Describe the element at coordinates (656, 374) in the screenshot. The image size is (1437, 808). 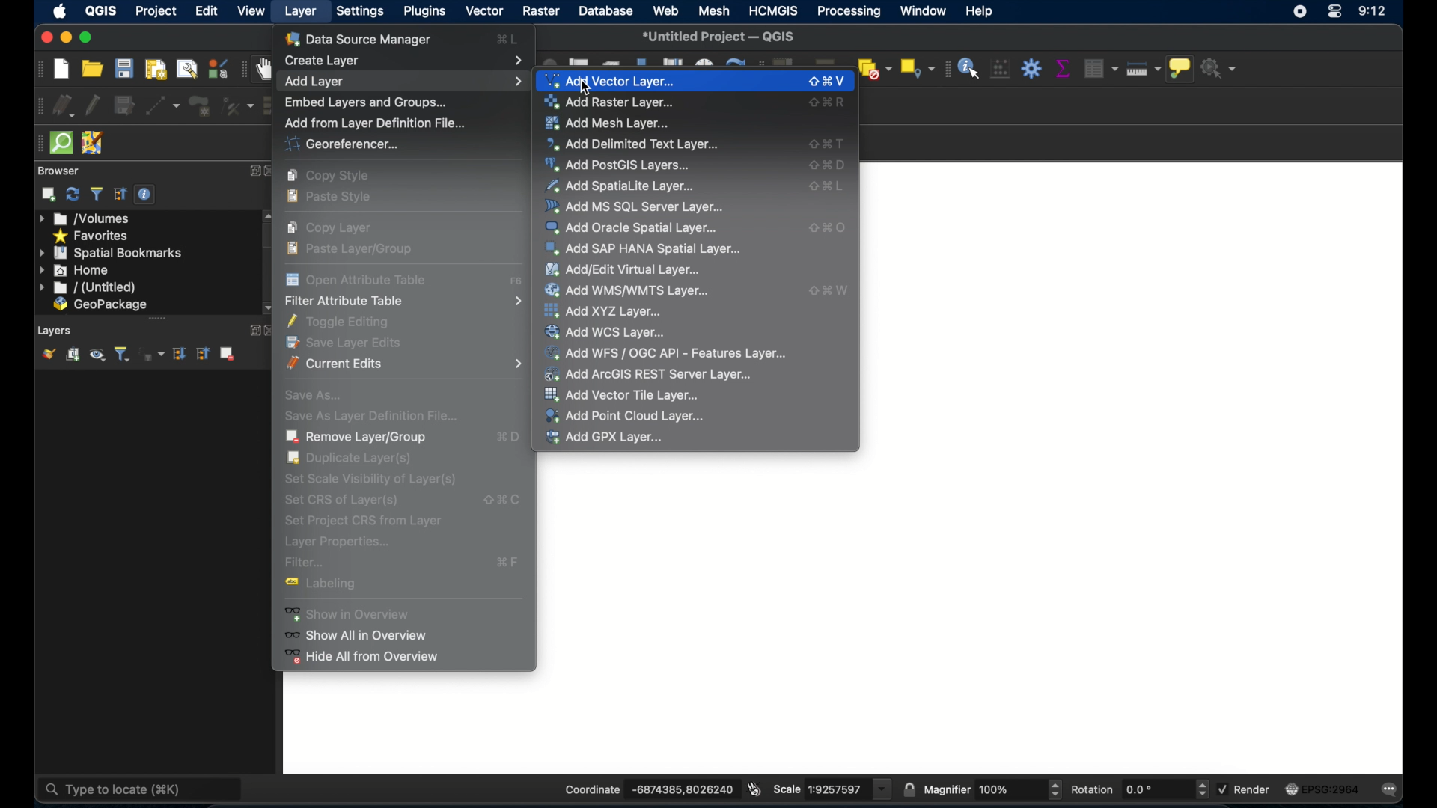
I see `Add ArcGIS REST Server Layer...` at that location.